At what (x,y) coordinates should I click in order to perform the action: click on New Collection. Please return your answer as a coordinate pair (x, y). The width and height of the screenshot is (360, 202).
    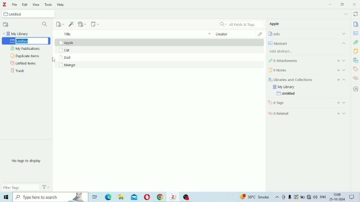
    Looking at the image, I should click on (6, 24).